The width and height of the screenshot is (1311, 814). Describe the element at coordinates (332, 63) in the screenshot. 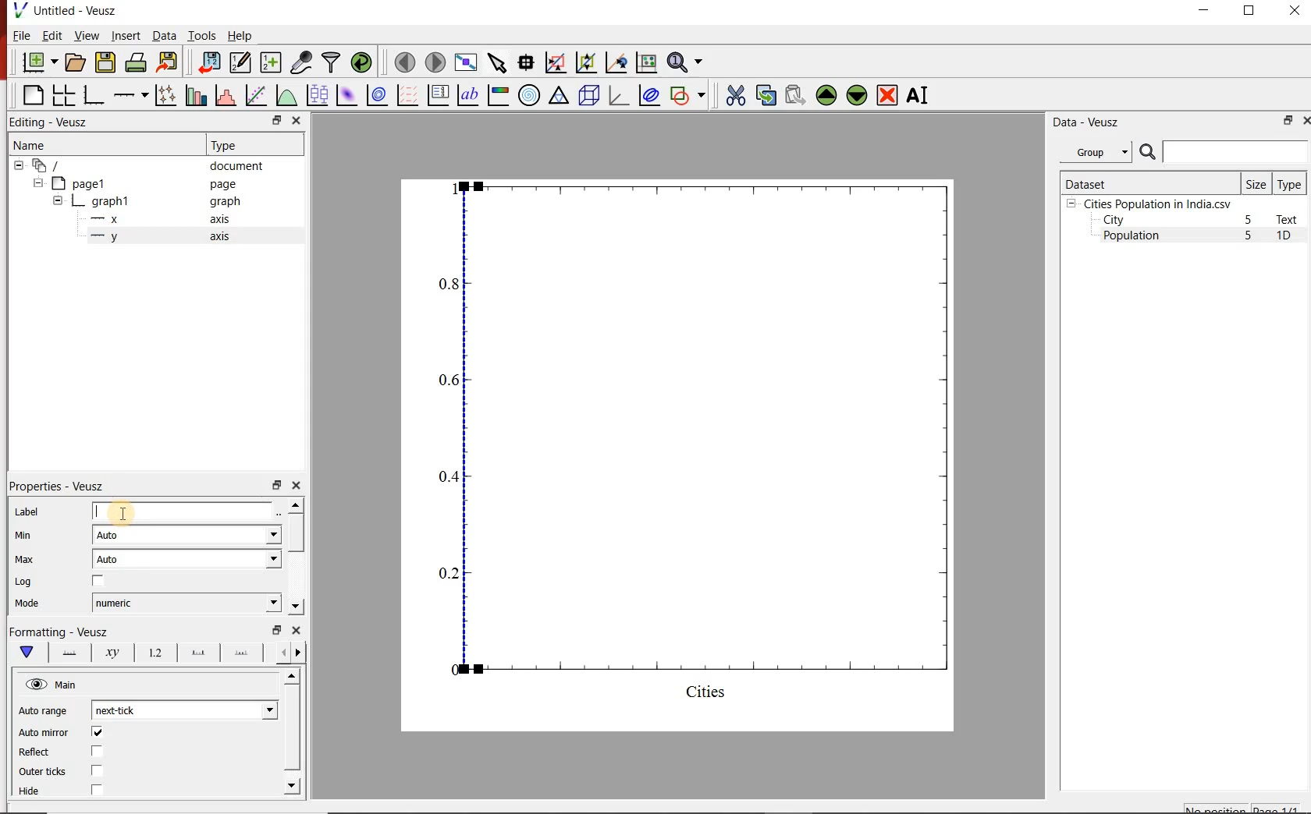

I see `filter data` at that location.